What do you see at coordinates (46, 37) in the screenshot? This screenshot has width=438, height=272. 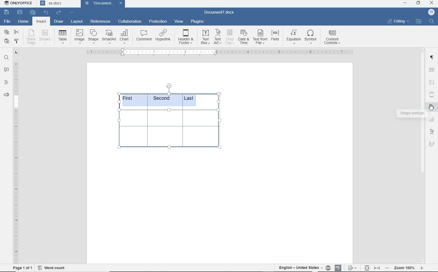 I see `breaks` at bounding box center [46, 37].